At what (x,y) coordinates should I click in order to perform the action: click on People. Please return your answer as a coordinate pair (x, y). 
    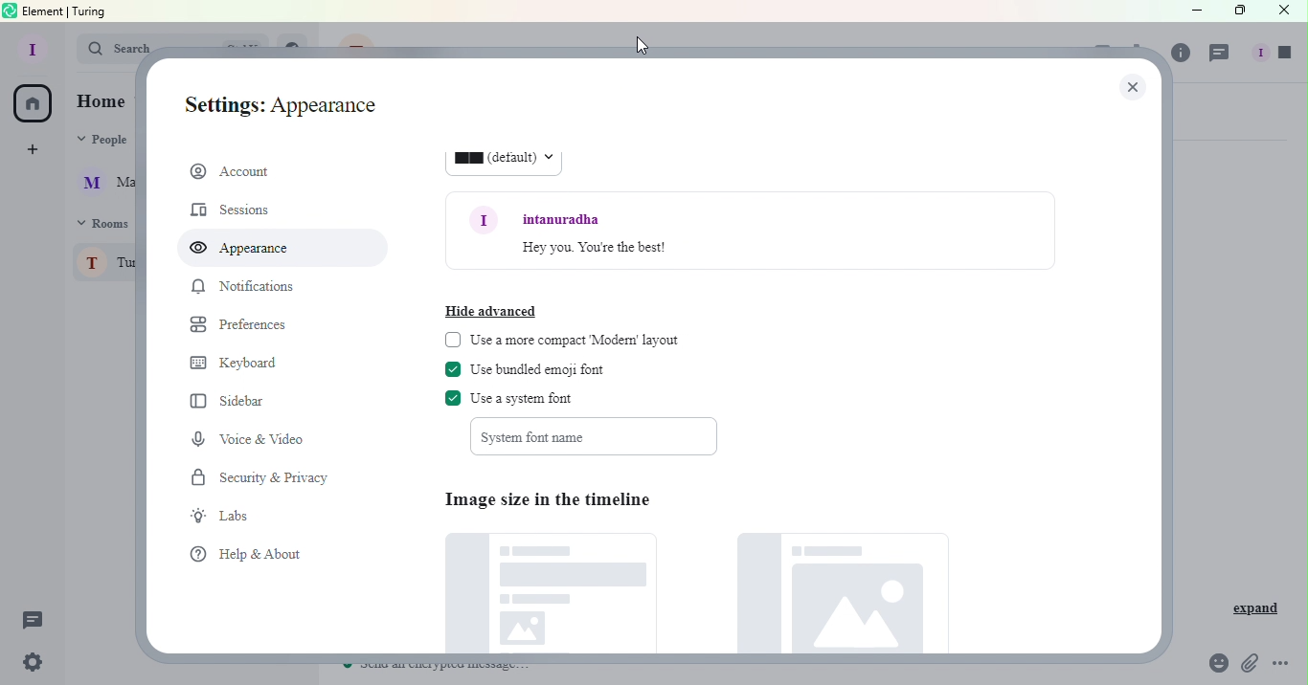
    Looking at the image, I should click on (104, 142).